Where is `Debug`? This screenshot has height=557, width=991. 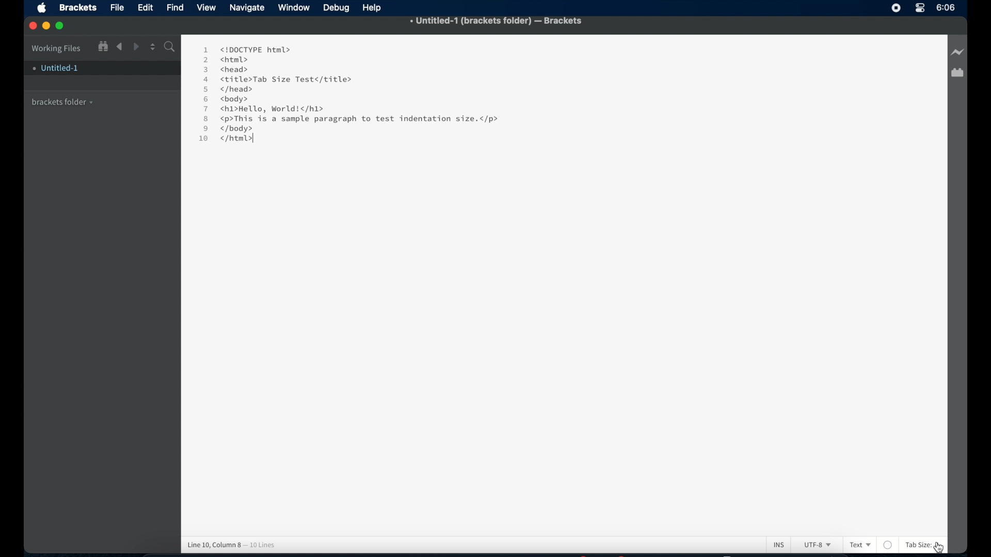 Debug is located at coordinates (338, 8).